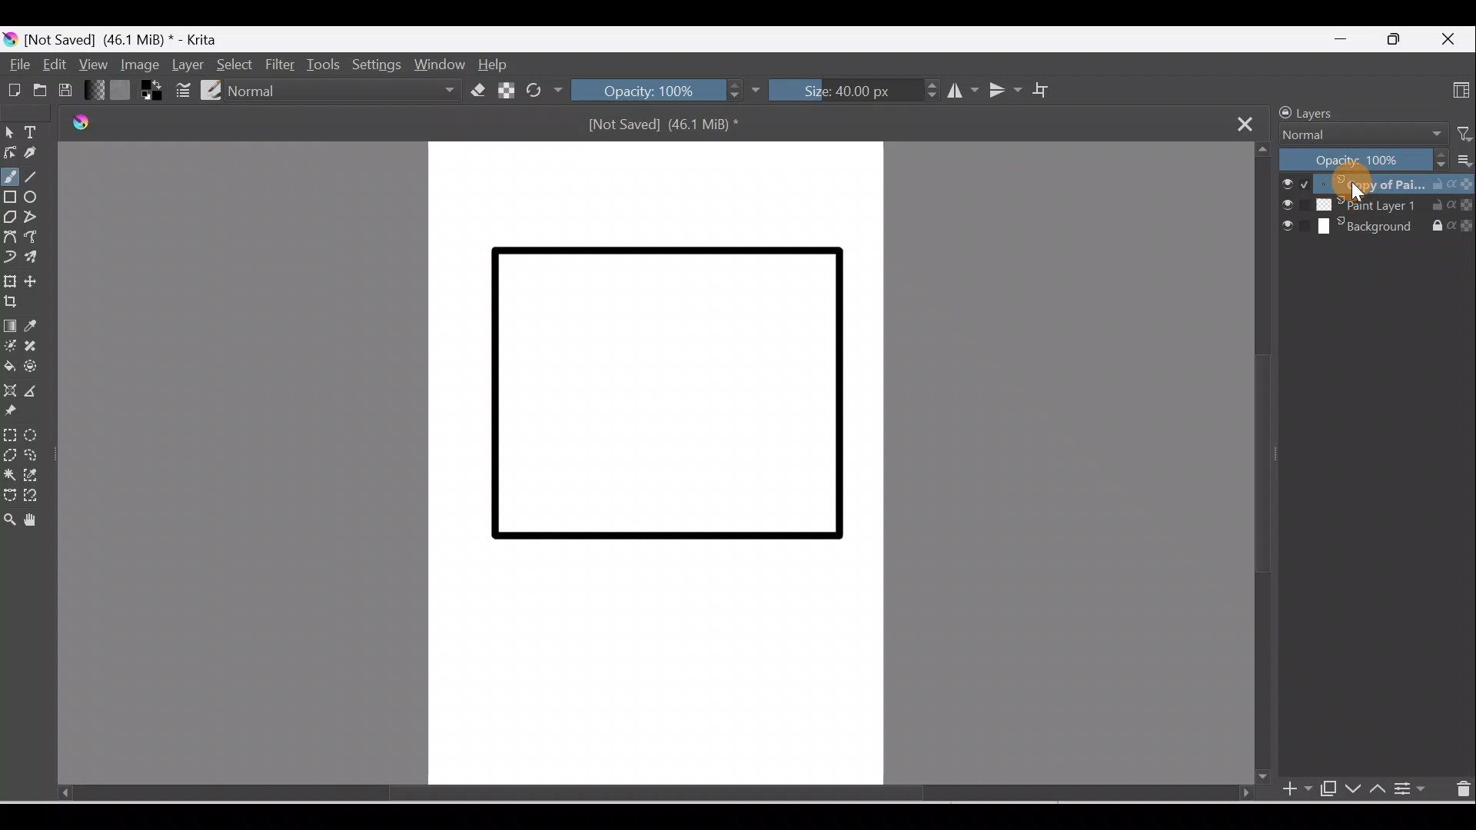  Describe the element at coordinates (957, 92) in the screenshot. I see `Horizontal mirror tool` at that location.